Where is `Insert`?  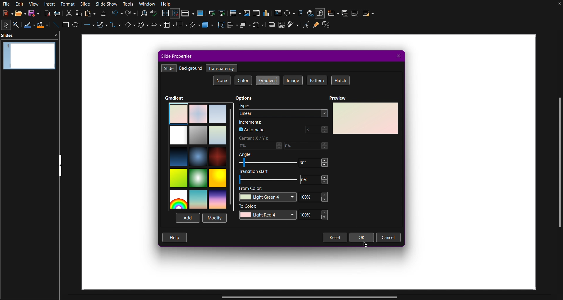
Insert is located at coordinates (50, 4).